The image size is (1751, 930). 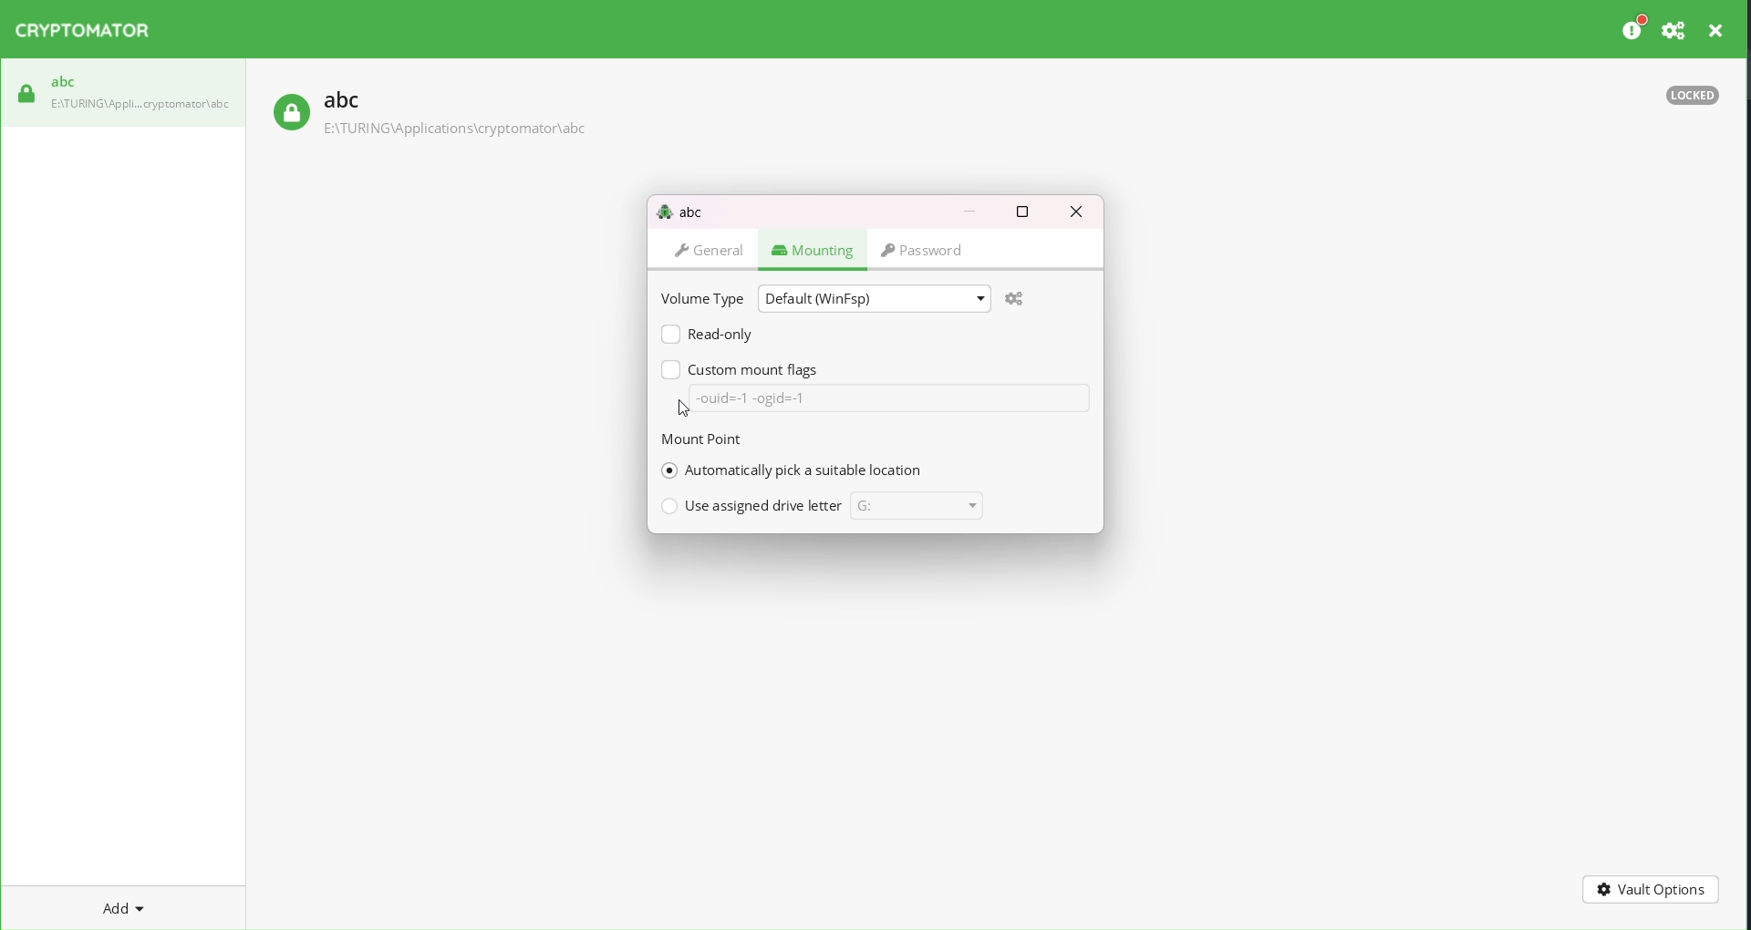 I want to click on default, so click(x=871, y=298).